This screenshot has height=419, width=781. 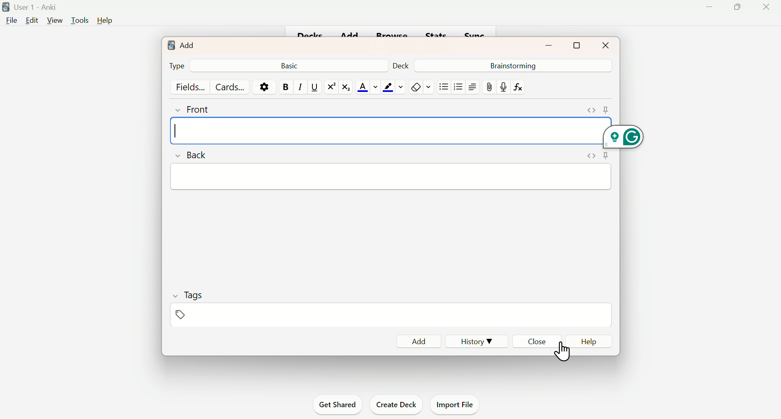 I want to click on User 1 - Anki, so click(x=31, y=7).